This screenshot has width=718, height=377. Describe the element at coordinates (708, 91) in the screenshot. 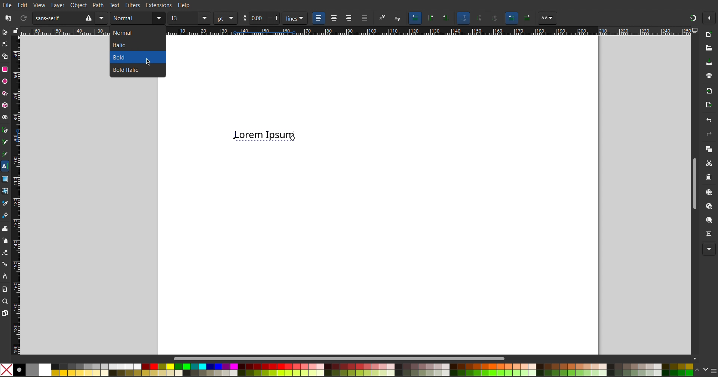

I see `Import a Bitmap or SVG` at that location.